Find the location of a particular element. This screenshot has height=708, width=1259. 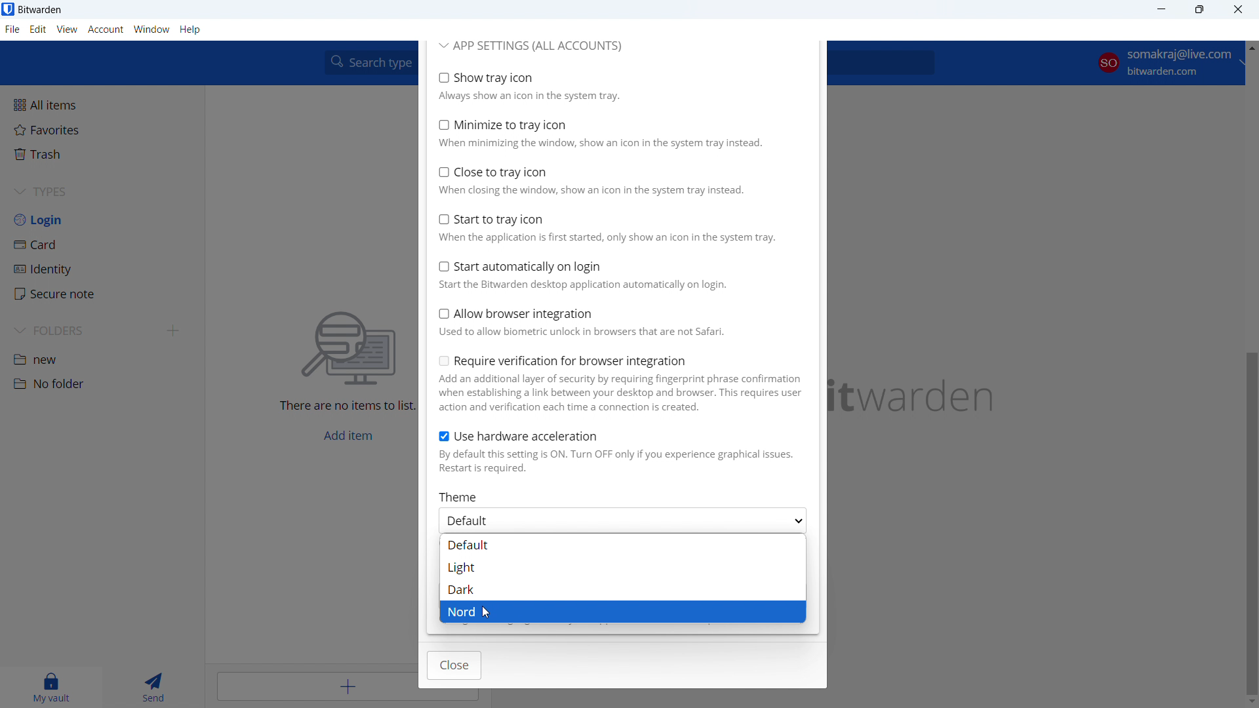

show tray icon is located at coordinates (616, 86).